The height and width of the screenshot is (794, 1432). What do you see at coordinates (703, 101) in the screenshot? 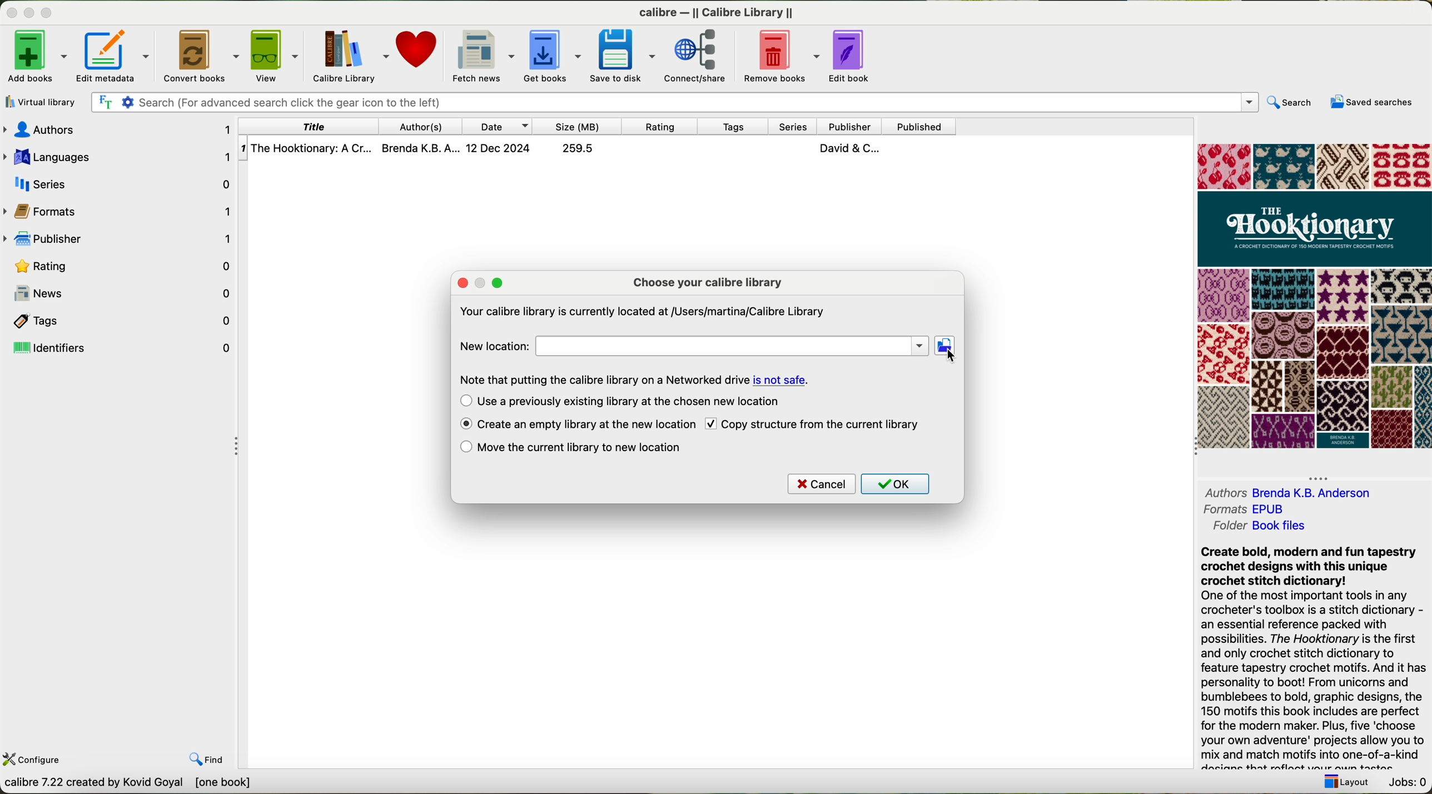
I see `search bar` at bounding box center [703, 101].